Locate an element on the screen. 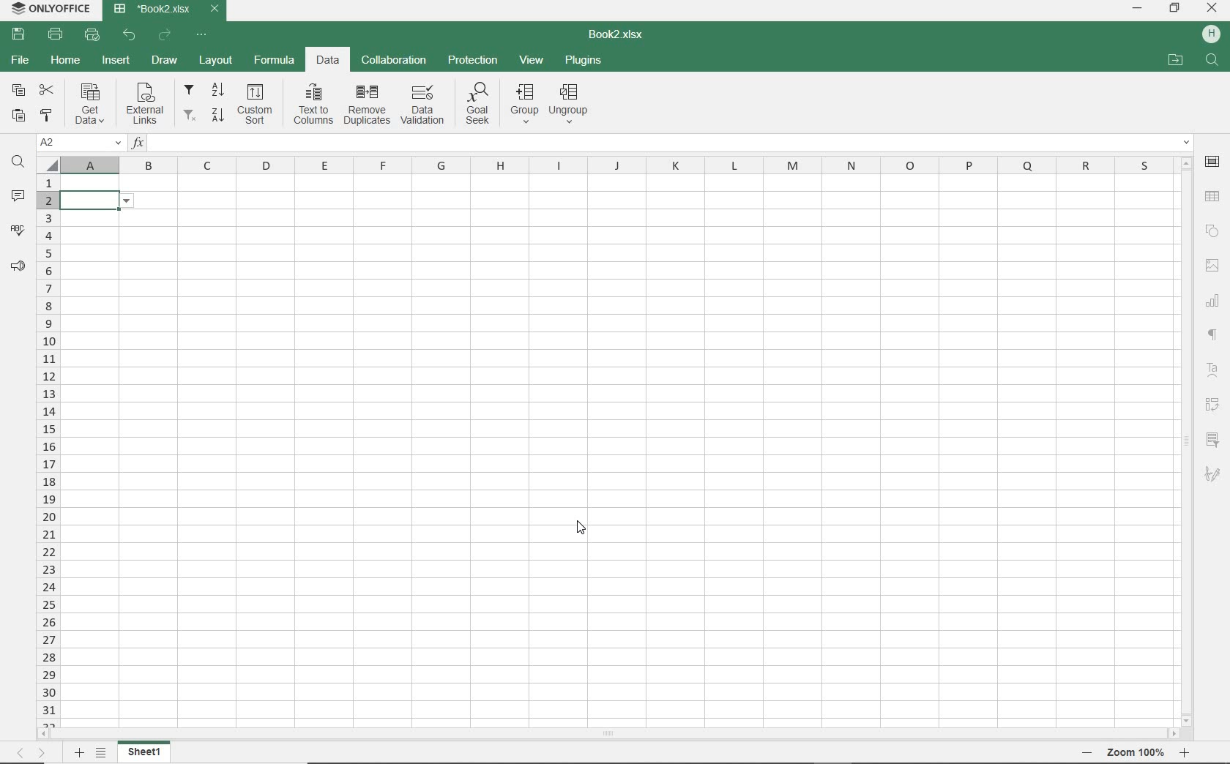 The width and height of the screenshot is (1230, 764). NAME MANAGER is located at coordinates (79, 143).